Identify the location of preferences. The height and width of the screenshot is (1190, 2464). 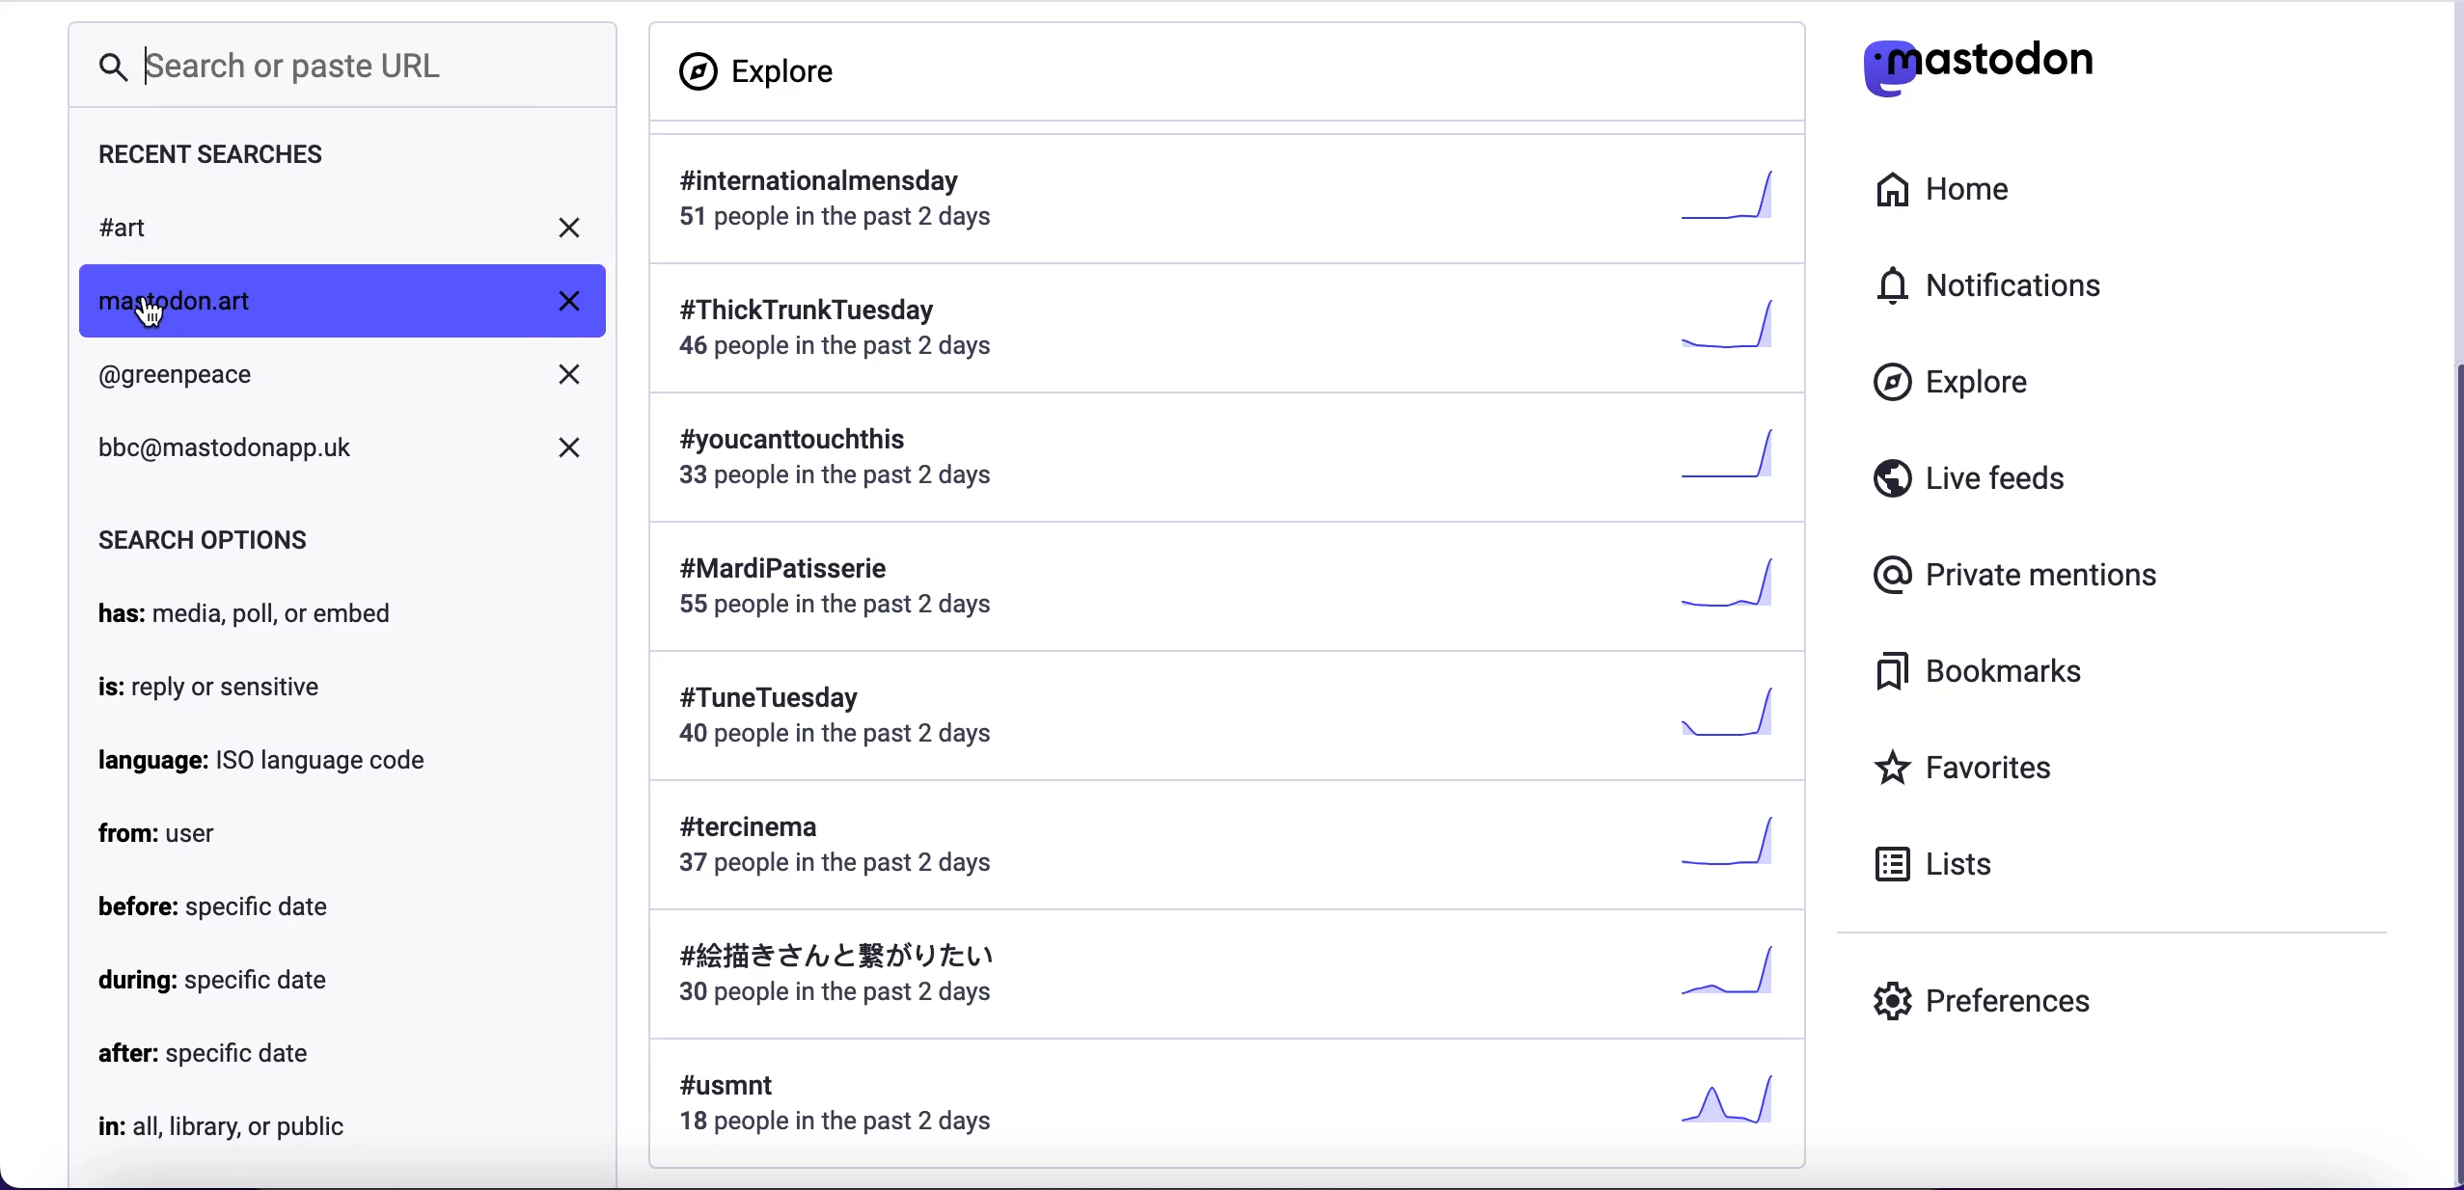
(1982, 1007).